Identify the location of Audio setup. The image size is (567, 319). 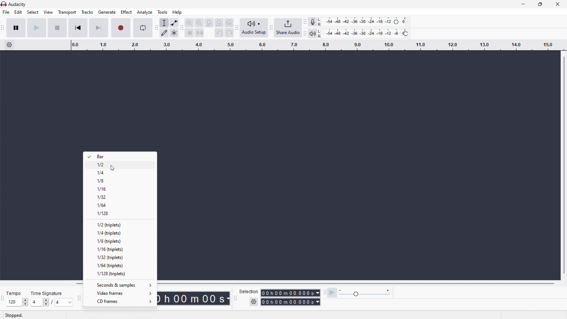
(254, 27).